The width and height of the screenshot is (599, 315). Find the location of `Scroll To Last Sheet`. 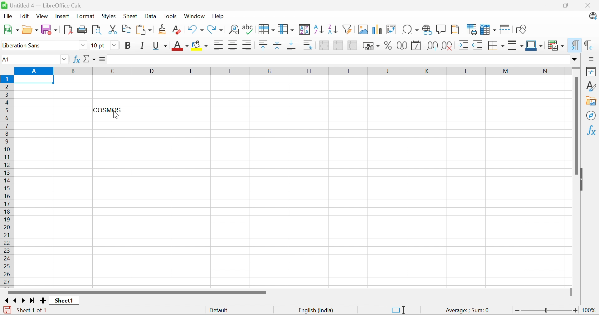

Scroll To Last Sheet is located at coordinates (32, 300).